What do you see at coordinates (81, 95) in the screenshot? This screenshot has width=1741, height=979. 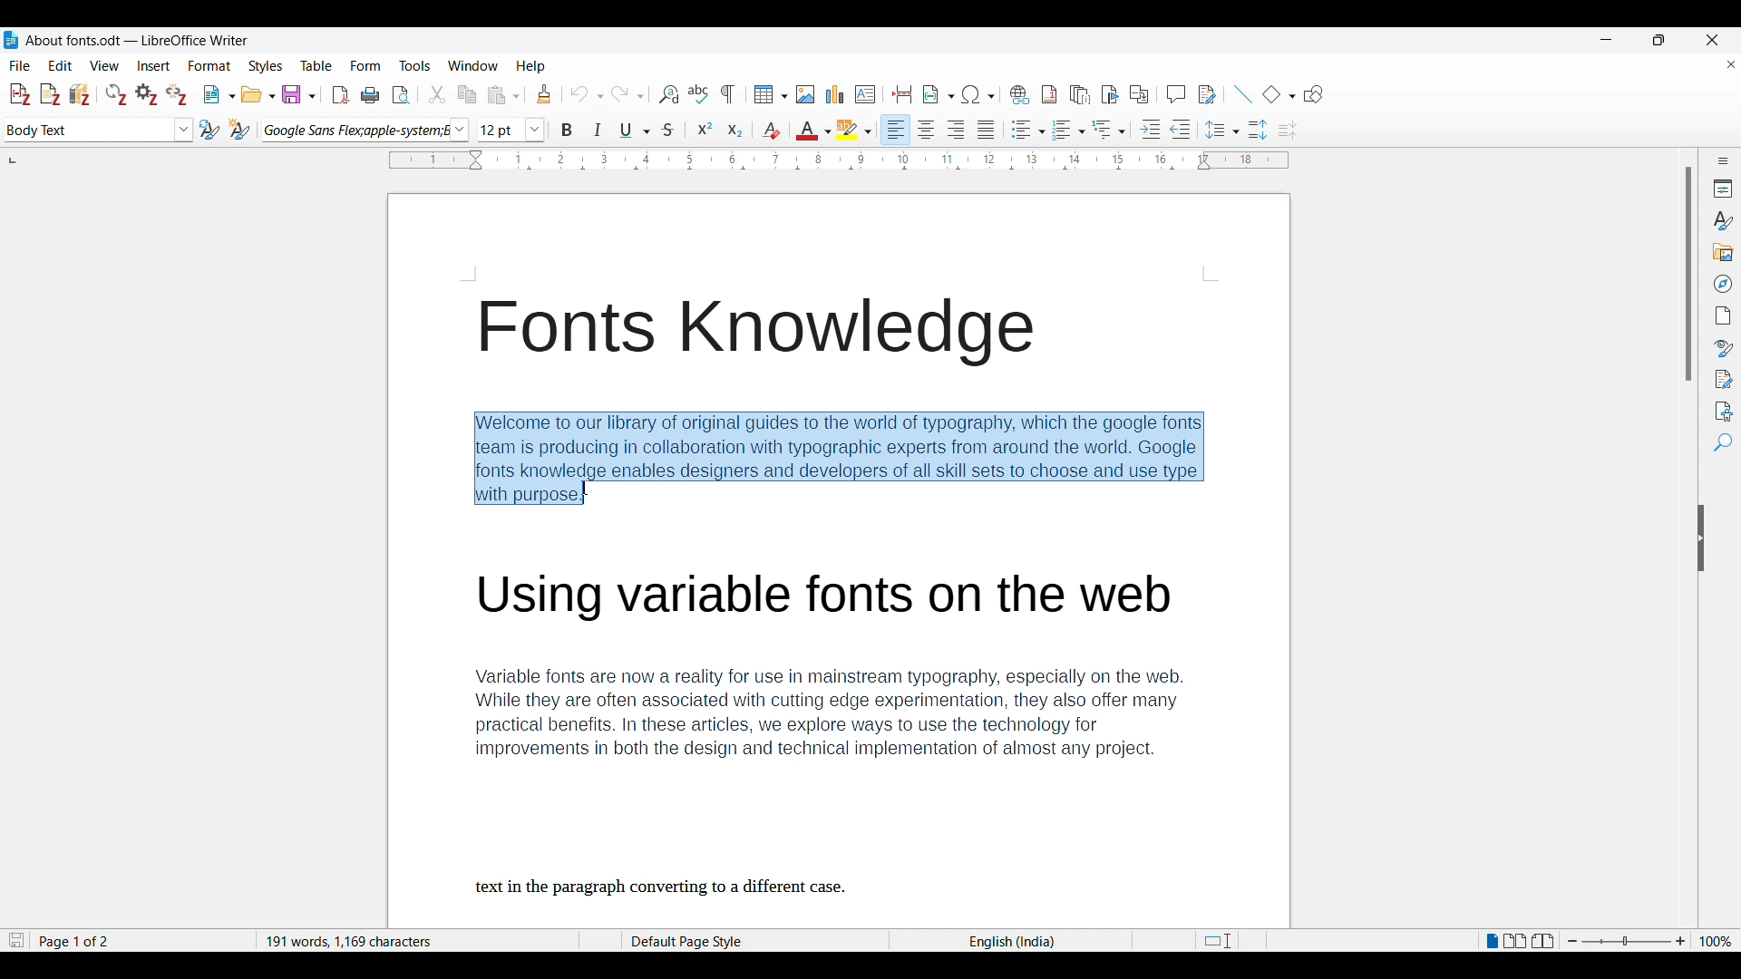 I see `Add/Edit bibliography` at bounding box center [81, 95].